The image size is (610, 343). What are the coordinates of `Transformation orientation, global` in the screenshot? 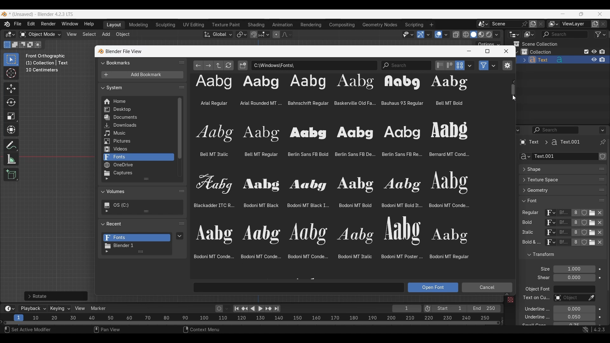 It's located at (218, 35).